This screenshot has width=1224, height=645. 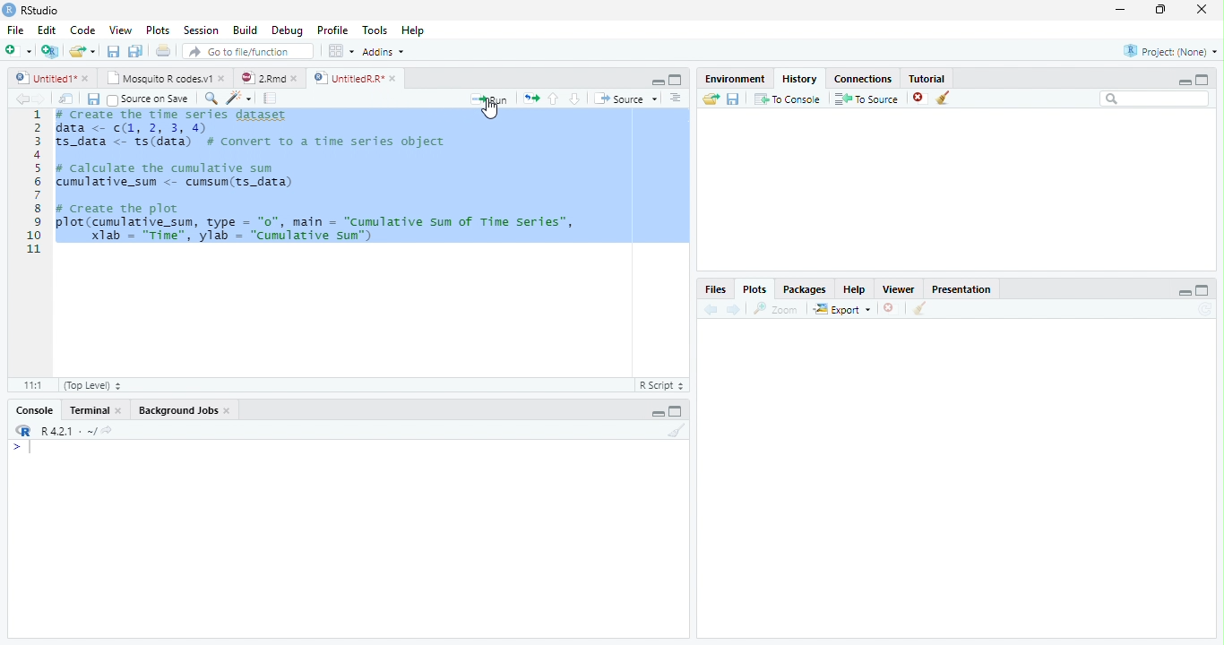 What do you see at coordinates (85, 31) in the screenshot?
I see `Code` at bounding box center [85, 31].